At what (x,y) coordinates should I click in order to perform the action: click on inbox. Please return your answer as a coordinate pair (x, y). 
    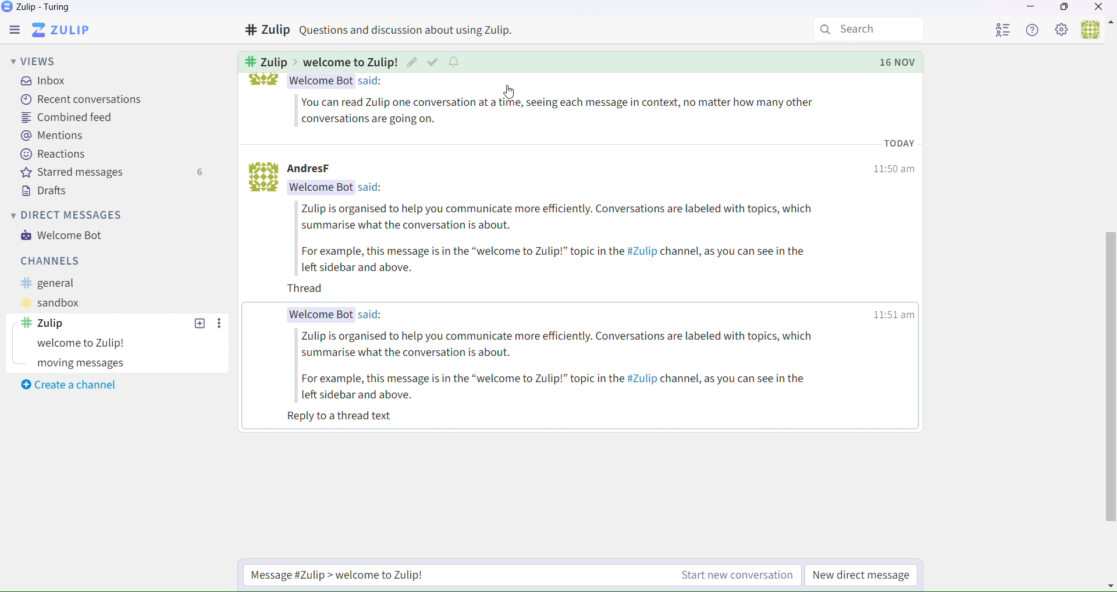
    Looking at the image, I should click on (47, 82).